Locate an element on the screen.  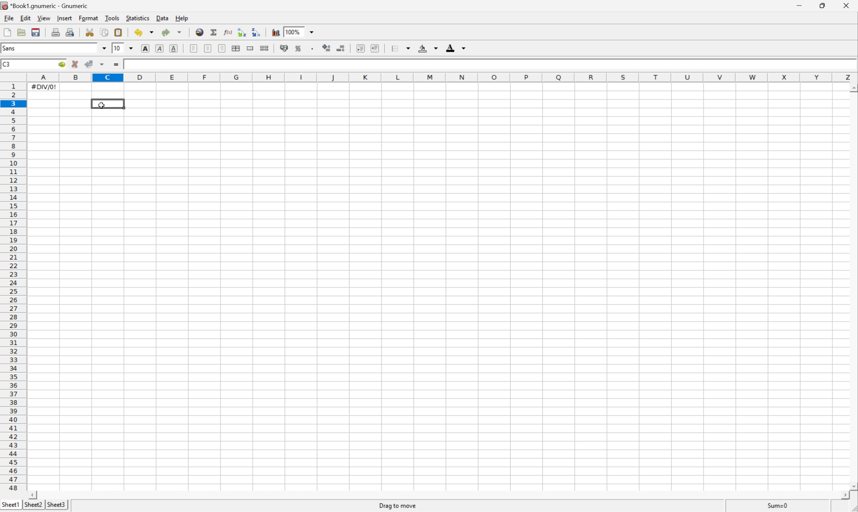
C3 is located at coordinates (8, 63).